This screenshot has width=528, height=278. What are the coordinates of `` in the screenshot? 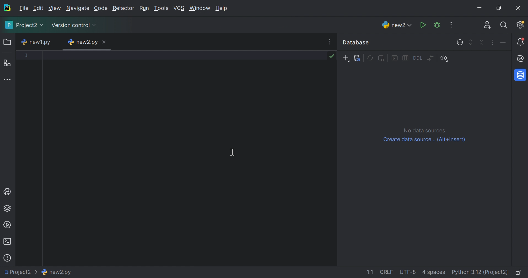 It's located at (102, 9).